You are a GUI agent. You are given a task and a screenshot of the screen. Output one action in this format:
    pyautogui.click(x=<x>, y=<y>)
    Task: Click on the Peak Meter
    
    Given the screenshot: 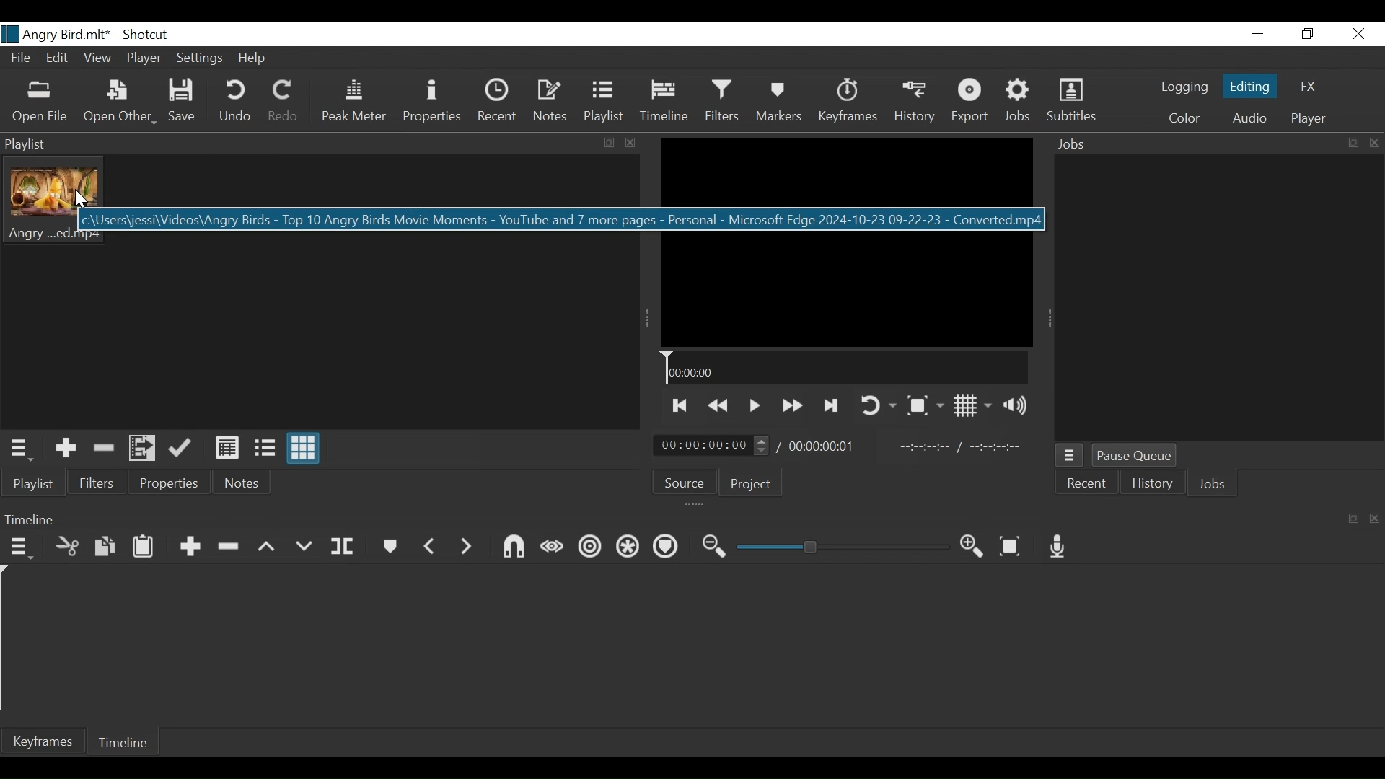 What is the action you would take?
    pyautogui.click(x=352, y=101)
    